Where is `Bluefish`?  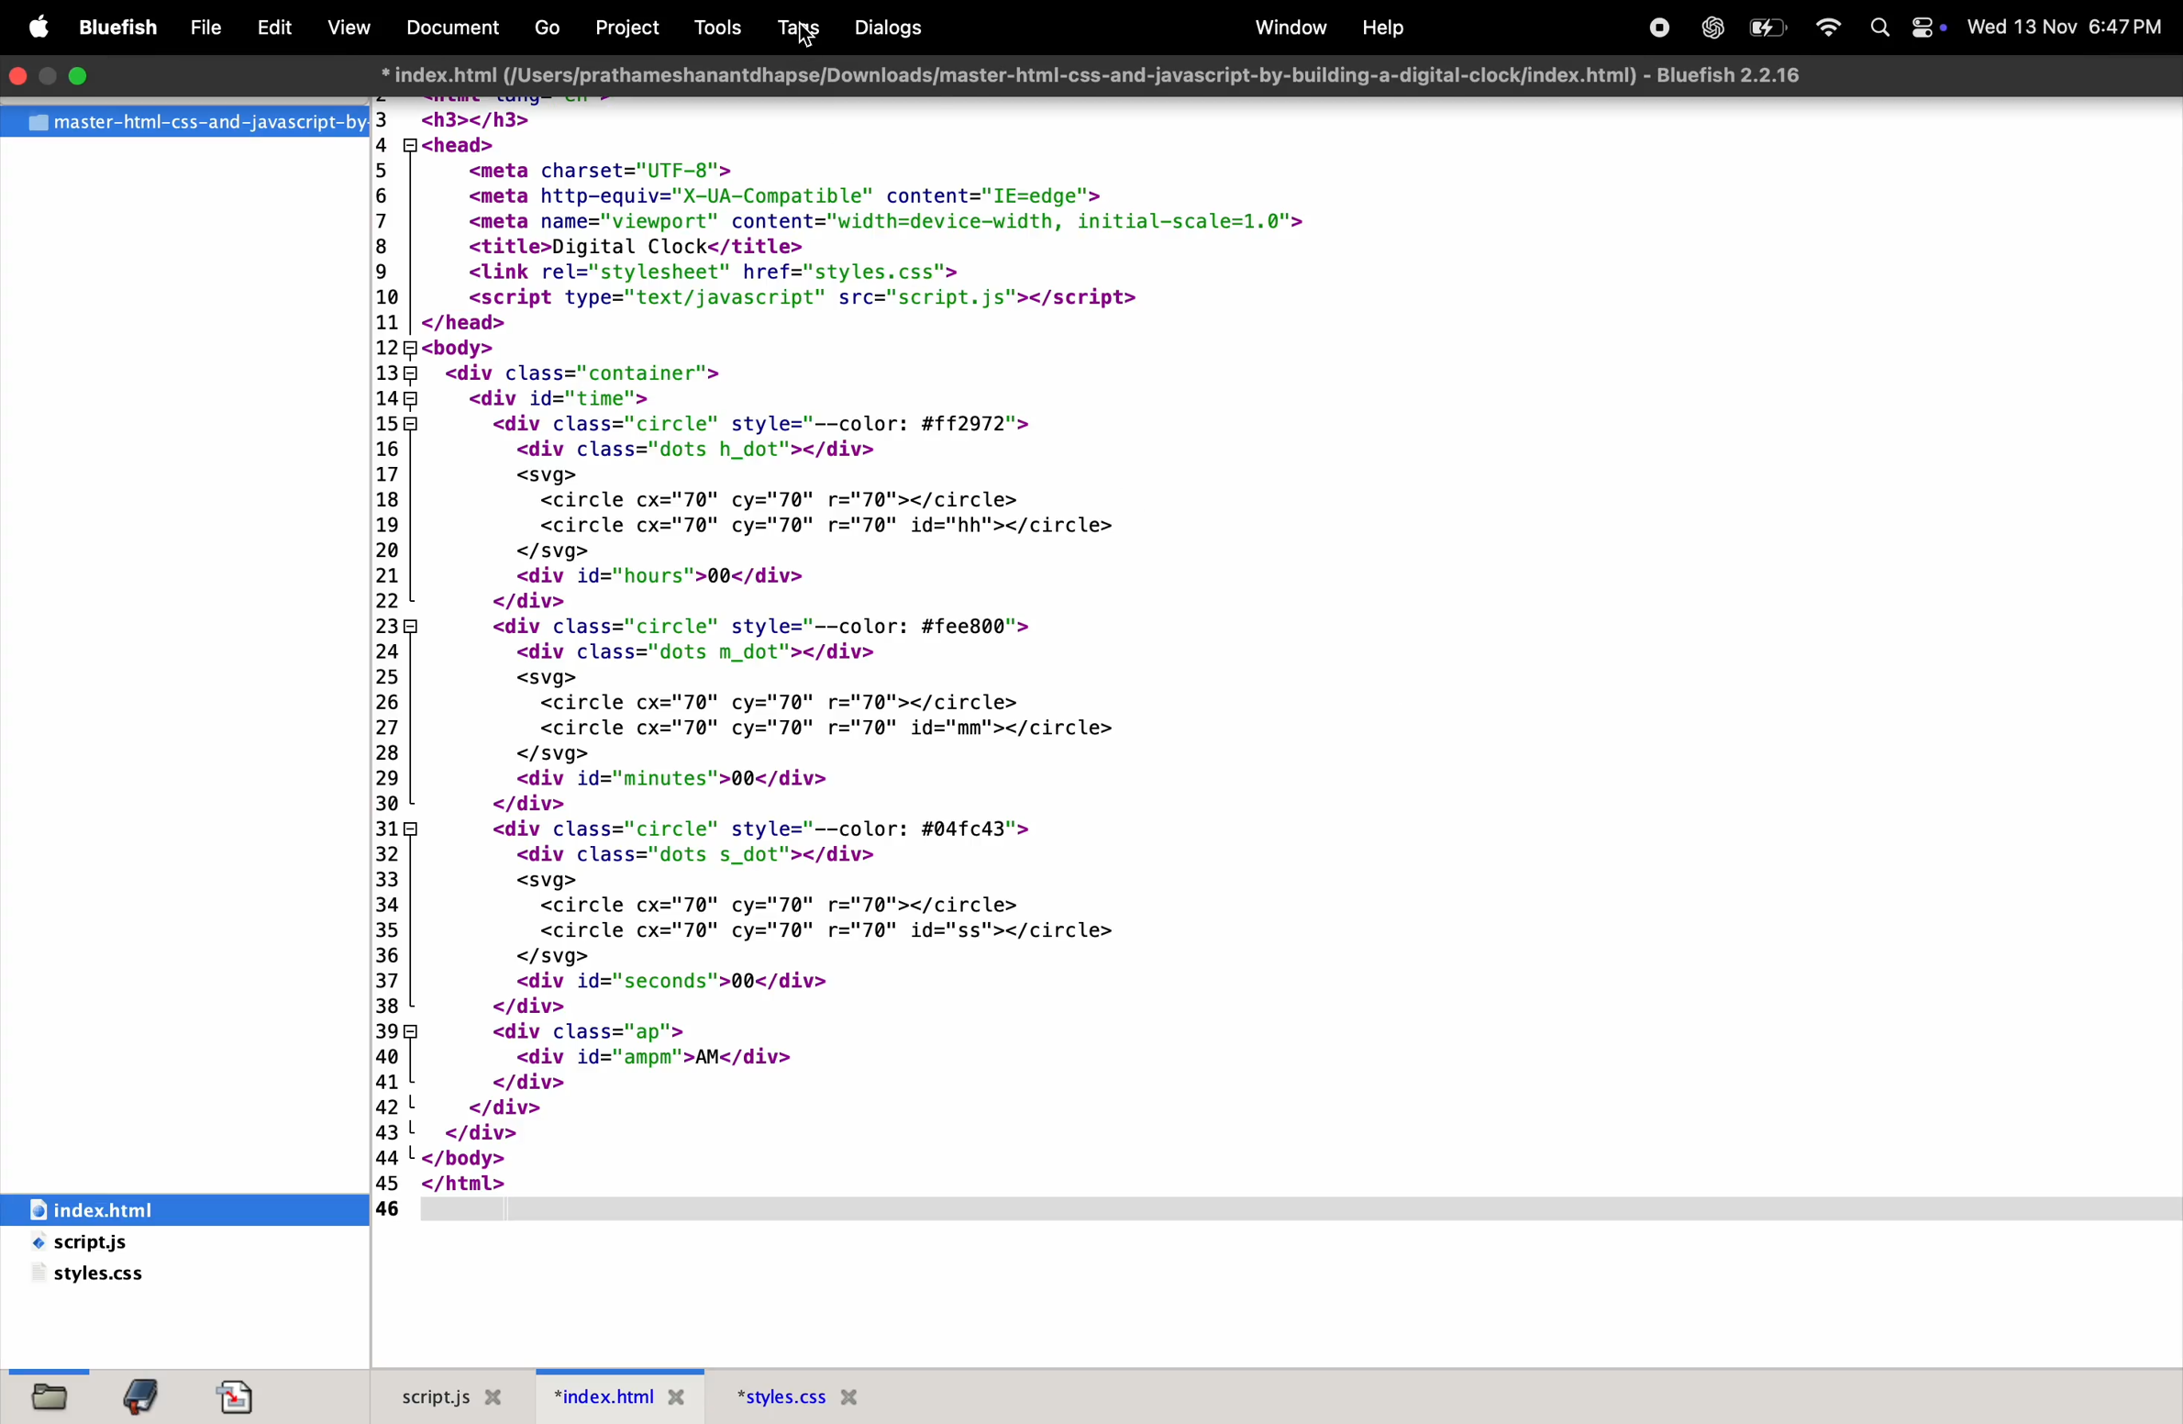
Bluefish is located at coordinates (126, 26).